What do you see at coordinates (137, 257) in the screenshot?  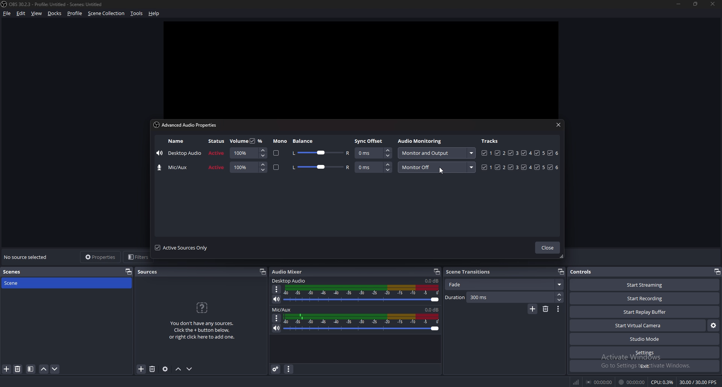 I see `filters` at bounding box center [137, 257].